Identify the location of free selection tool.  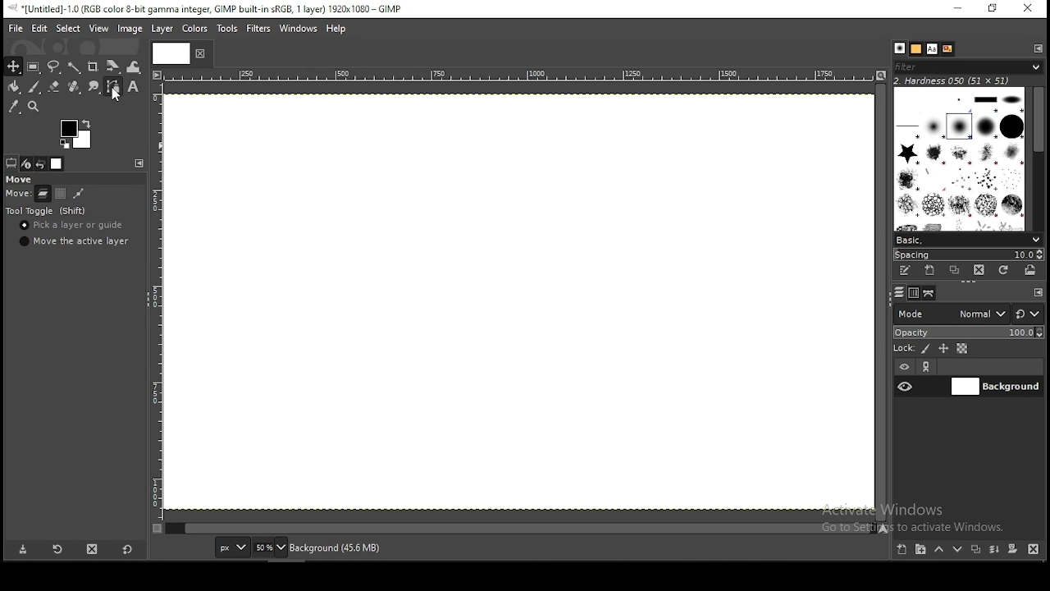
(54, 66).